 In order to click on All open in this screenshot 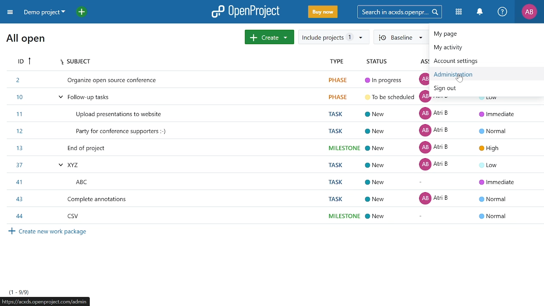, I will do `click(25, 41)`.